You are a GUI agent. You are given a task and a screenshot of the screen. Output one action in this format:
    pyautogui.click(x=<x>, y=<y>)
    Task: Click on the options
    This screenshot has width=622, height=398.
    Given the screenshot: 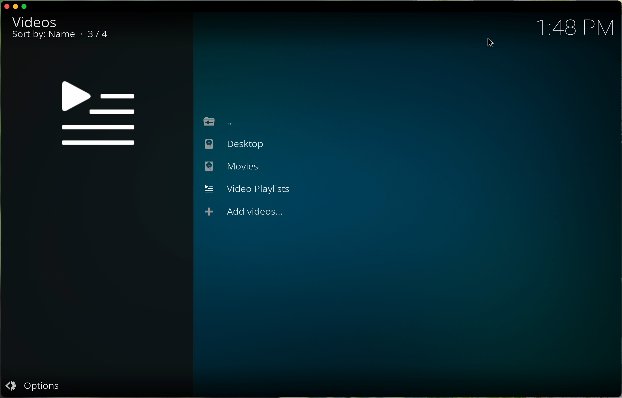 What is the action you would take?
    pyautogui.click(x=37, y=385)
    